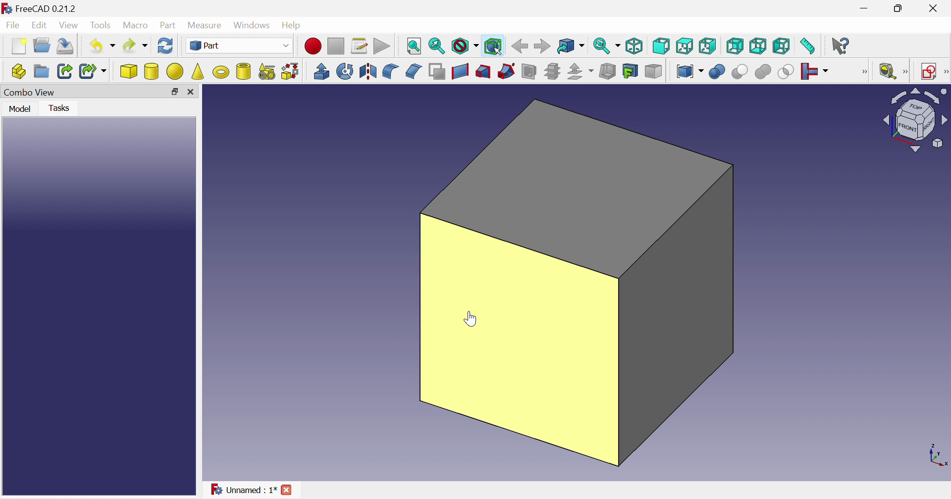  Describe the element at coordinates (662, 46) in the screenshot. I see `Front` at that location.